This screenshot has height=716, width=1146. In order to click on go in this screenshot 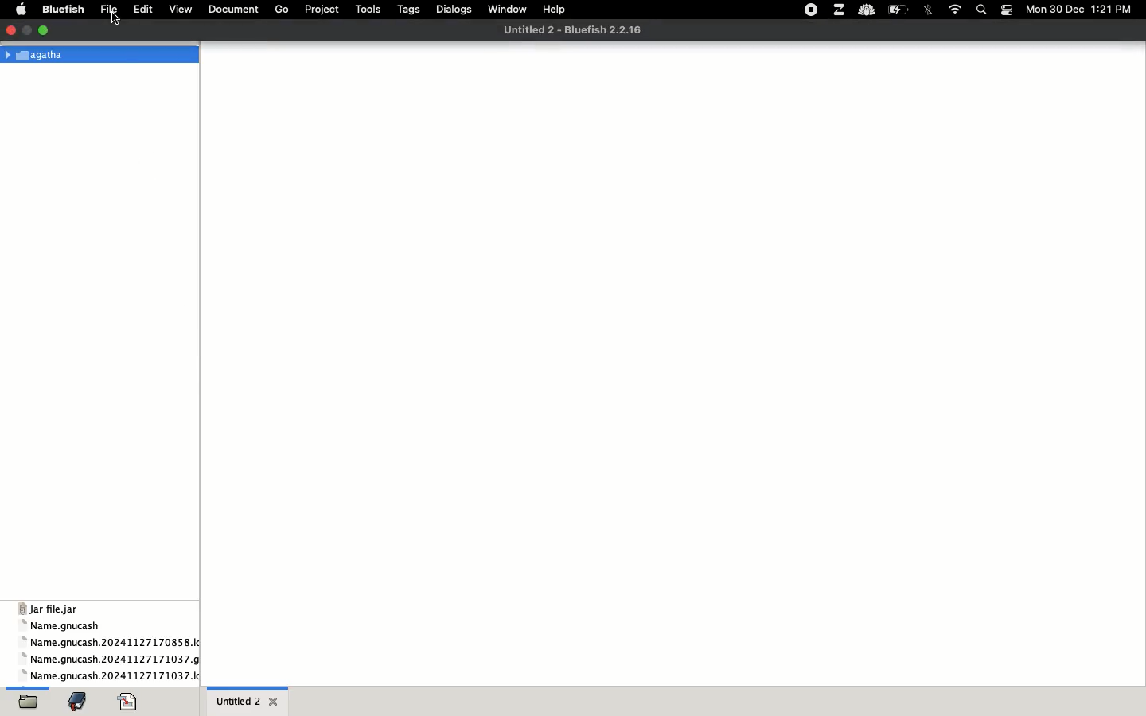, I will do `click(283, 10)`.